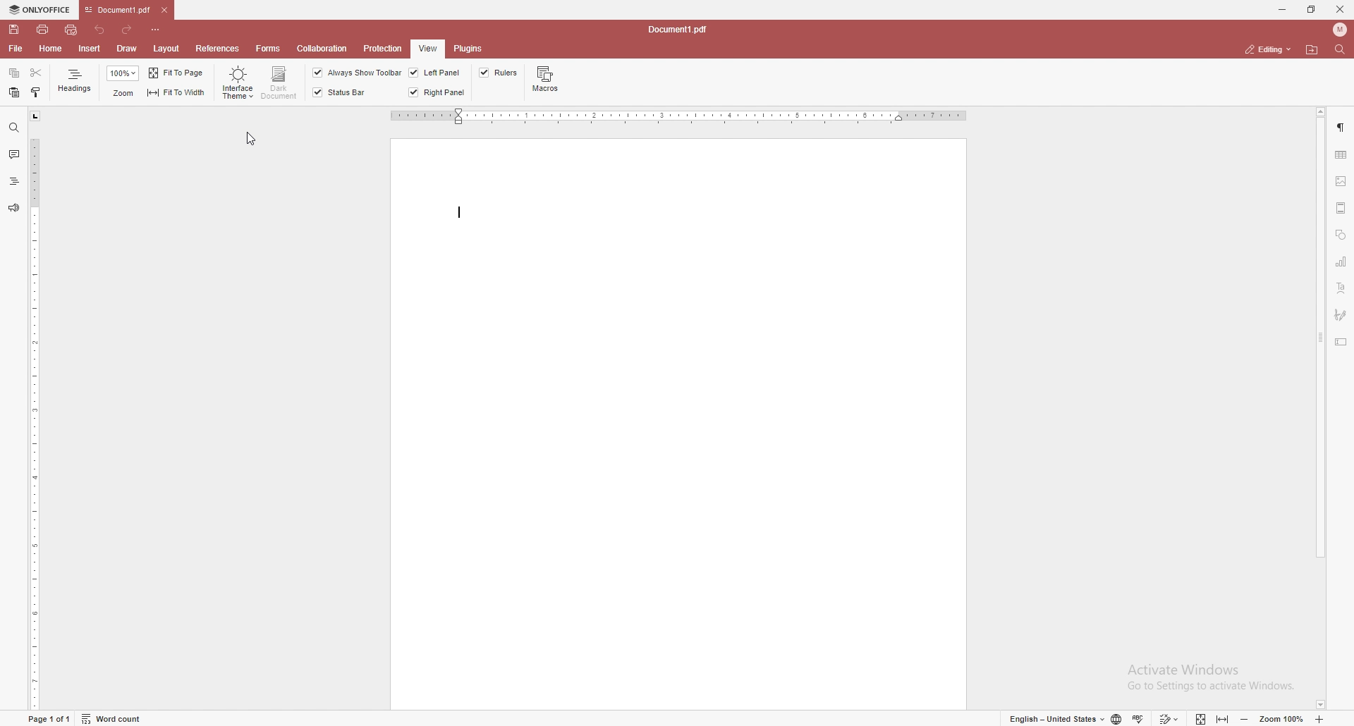 The width and height of the screenshot is (1354, 726). I want to click on redo, so click(128, 30).